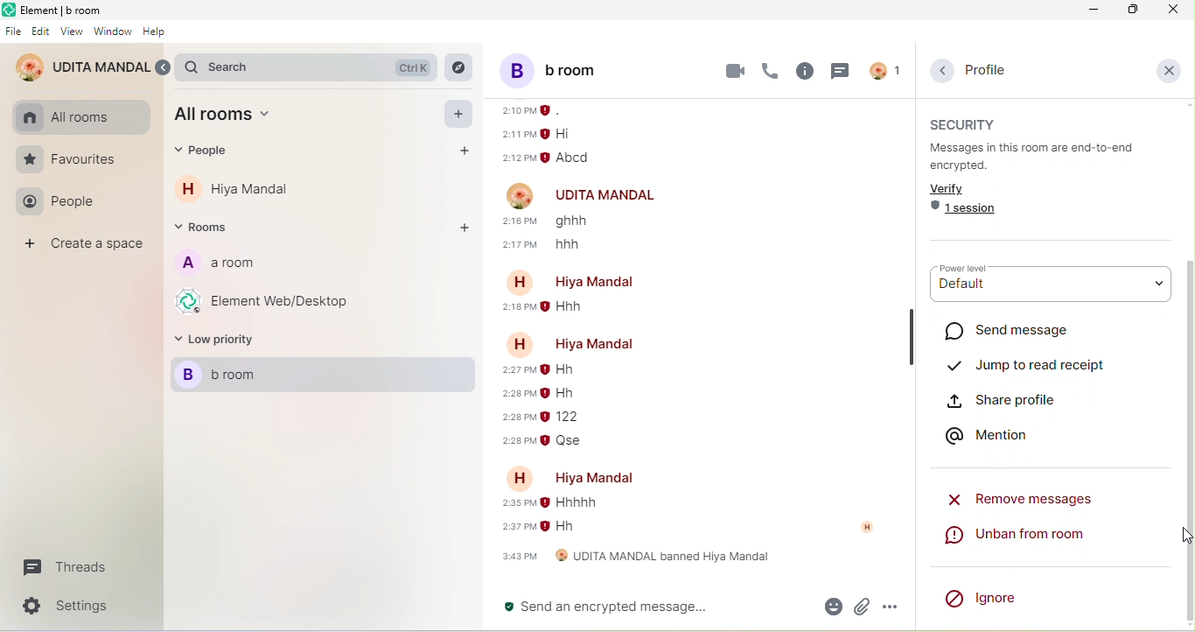  What do you see at coordinates (995, 434) in the screenshot?
I see `mention` at bounding box center [995, 434].